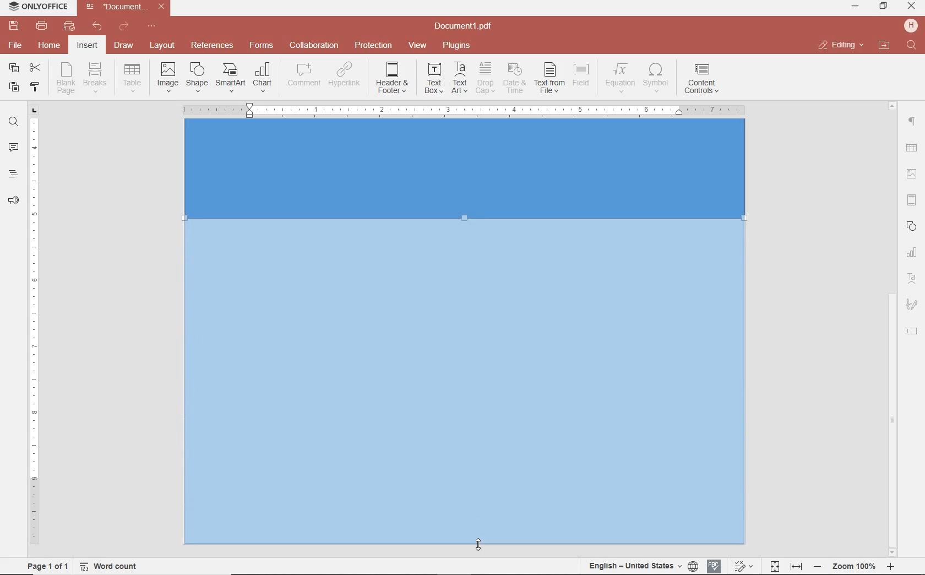 This screenshot has width=925, height=575. What do you see at coordinates (13, 173) in the screenshot?
I see `heading` at bounding box center [13, 173].